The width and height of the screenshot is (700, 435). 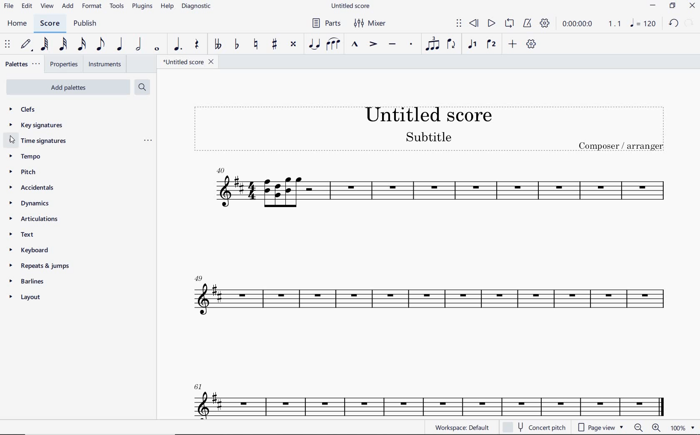 What do you see at coordinates (36, 125) in the screenshot?
I see `KEY SIGNATURES` at bounding box center [36, 125].